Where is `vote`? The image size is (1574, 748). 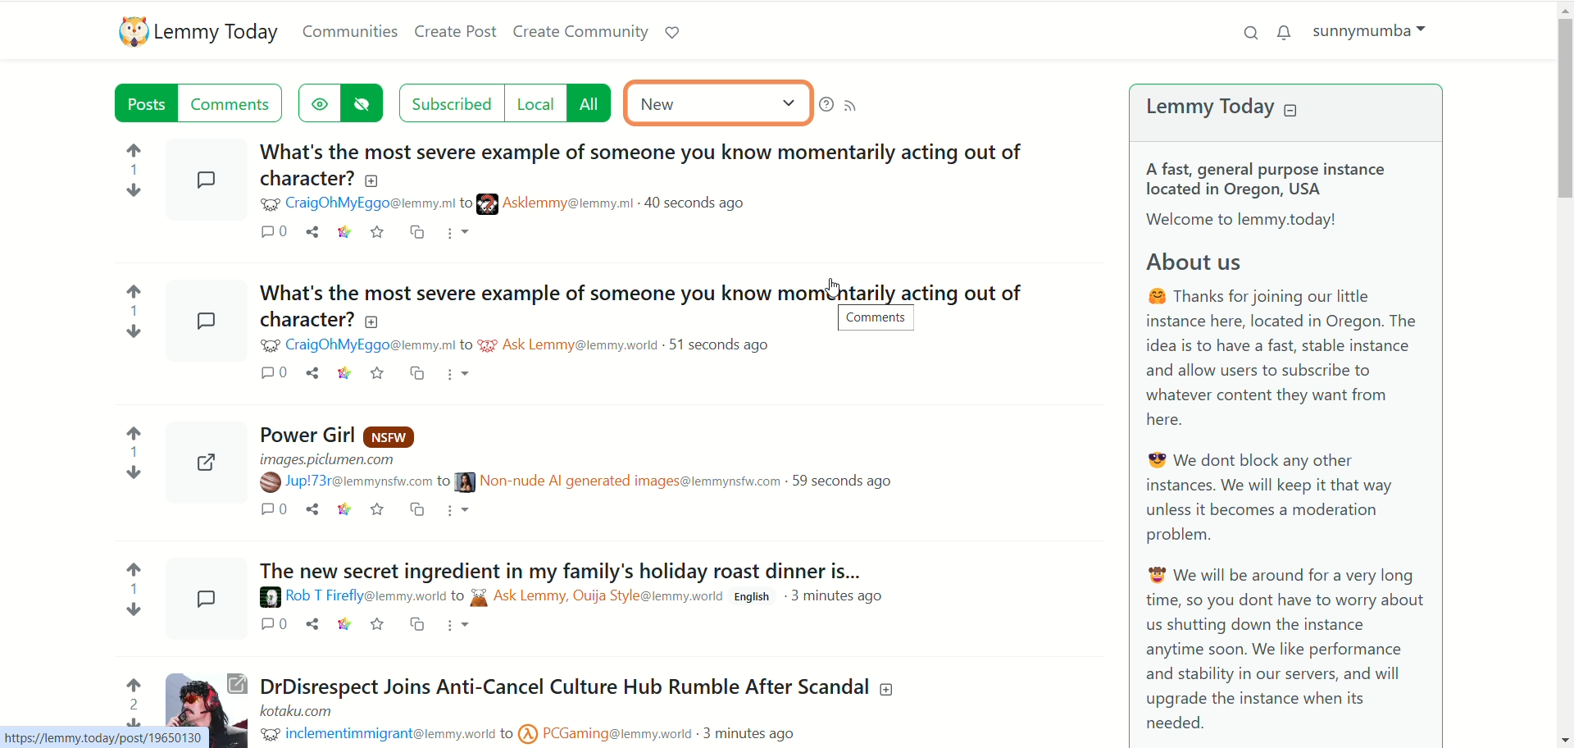 vote is located at coordinates (131, 447).